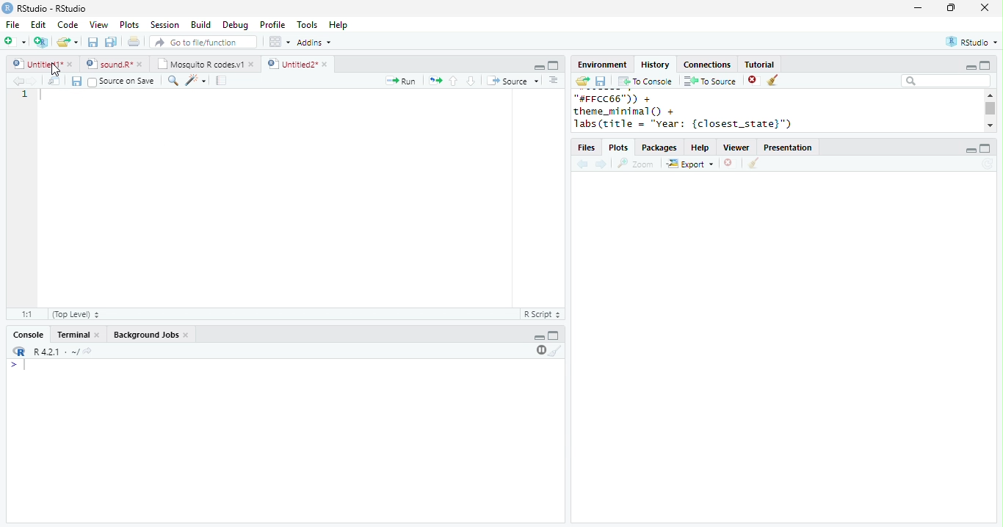  I want to click on Build, so click(200, 25).